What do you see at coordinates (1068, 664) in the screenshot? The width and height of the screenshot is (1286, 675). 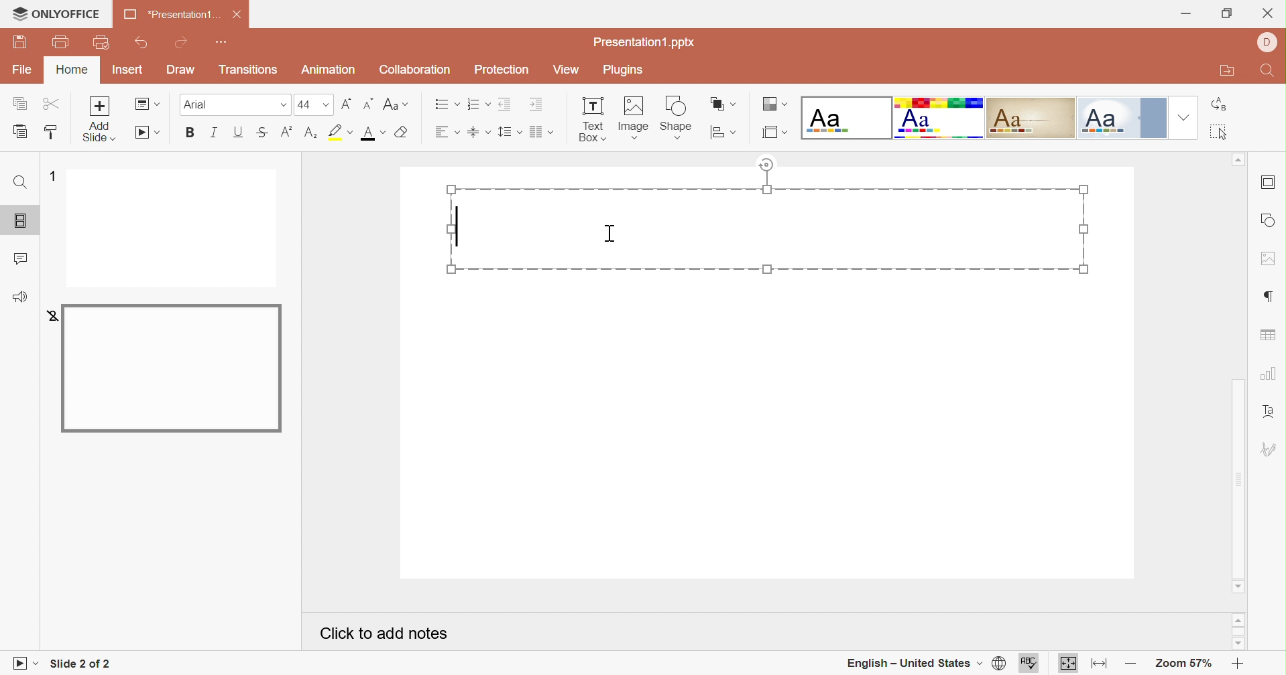 I see `Fit to slide` at bounding box center [1068, 664].